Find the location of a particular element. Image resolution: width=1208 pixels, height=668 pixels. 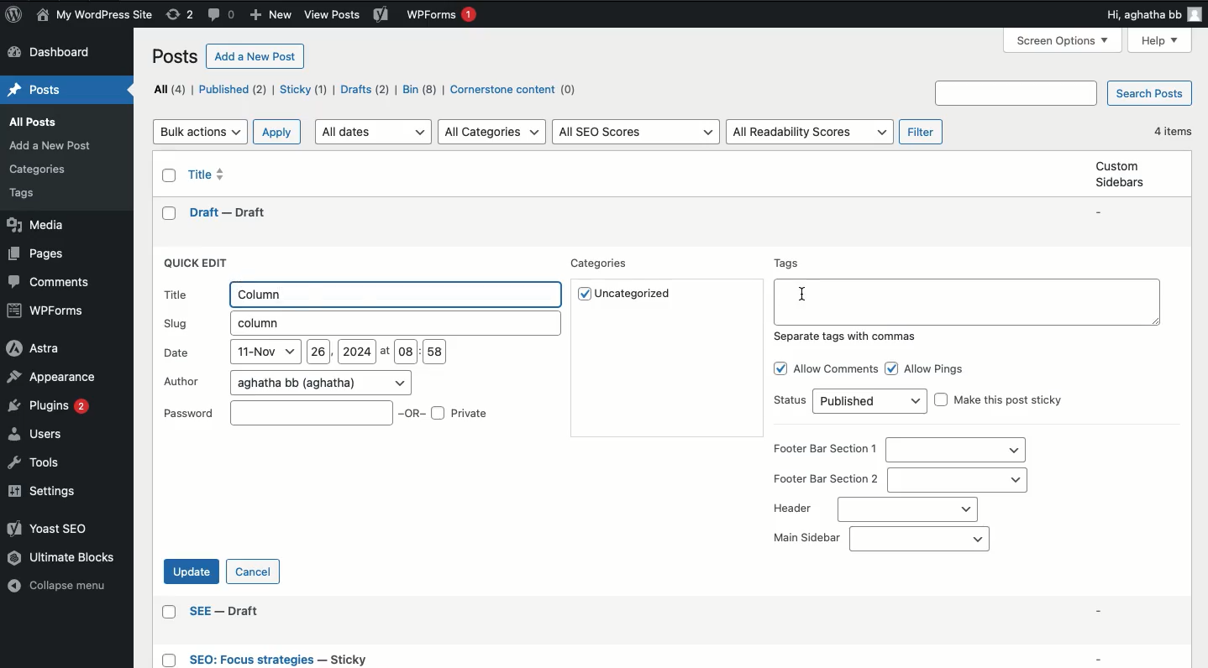

Users is located at coordinates (37, 436).